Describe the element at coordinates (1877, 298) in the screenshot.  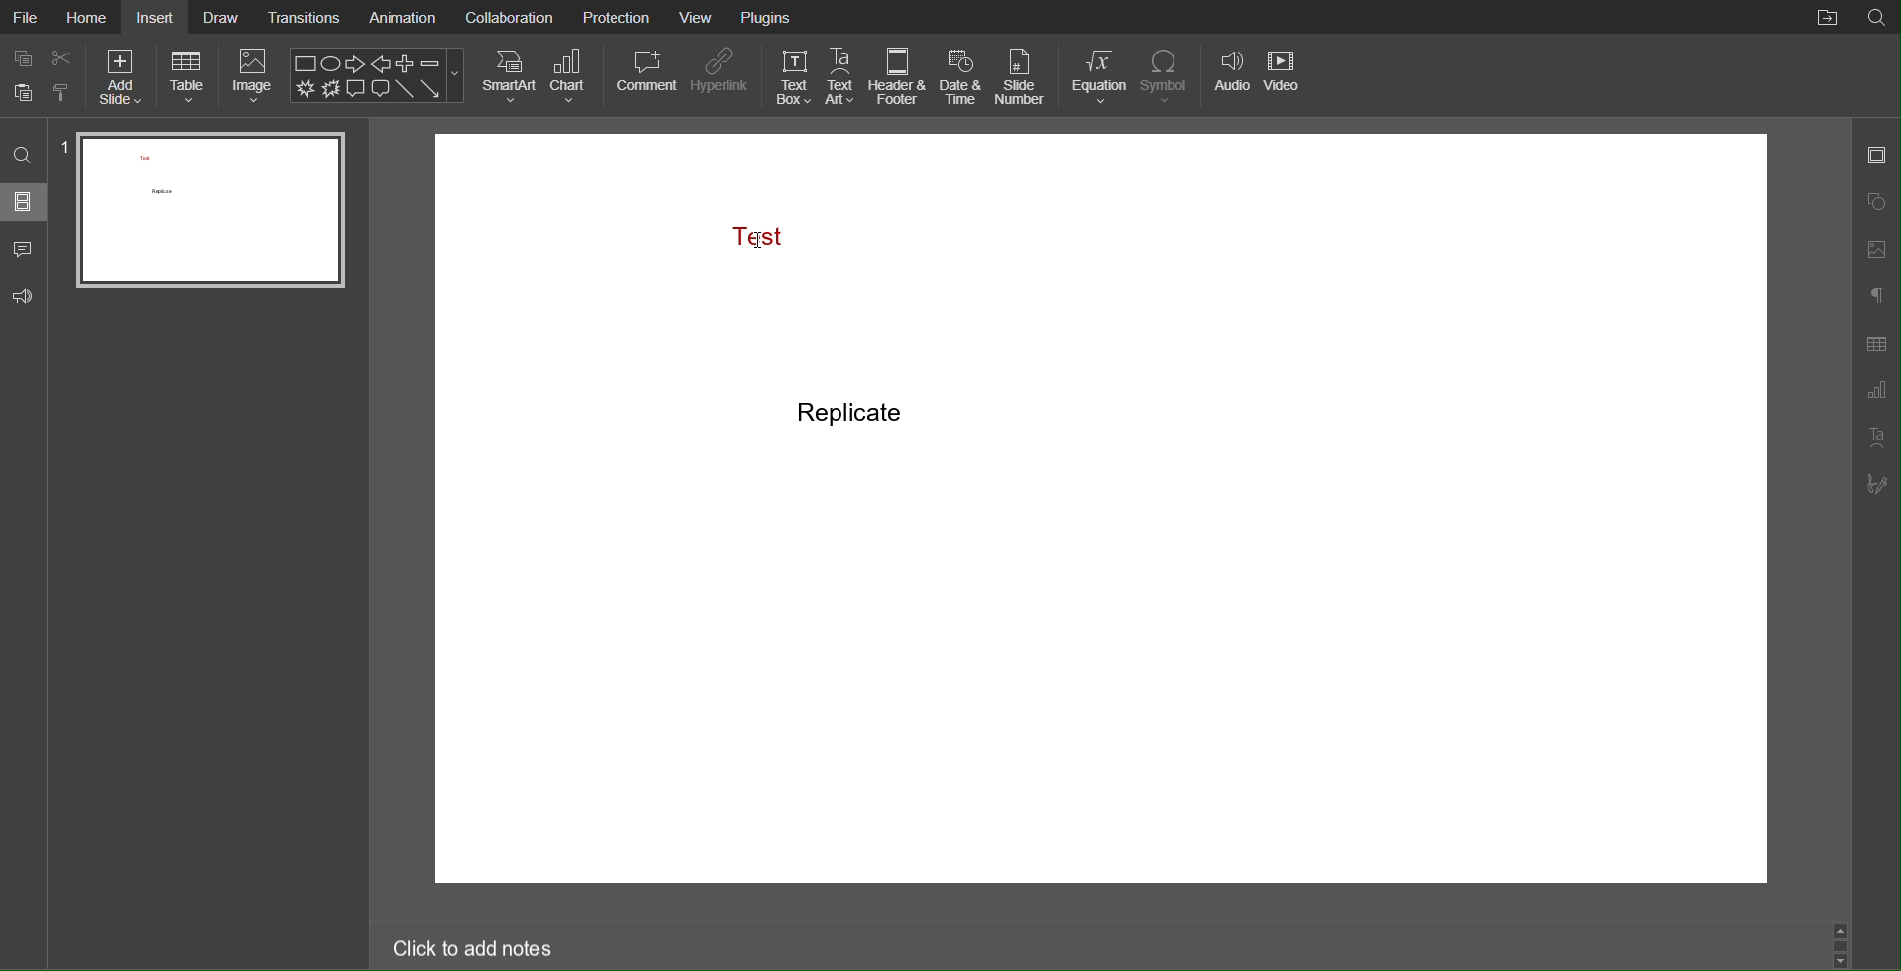
I see `Paragraph Settings` at that location.